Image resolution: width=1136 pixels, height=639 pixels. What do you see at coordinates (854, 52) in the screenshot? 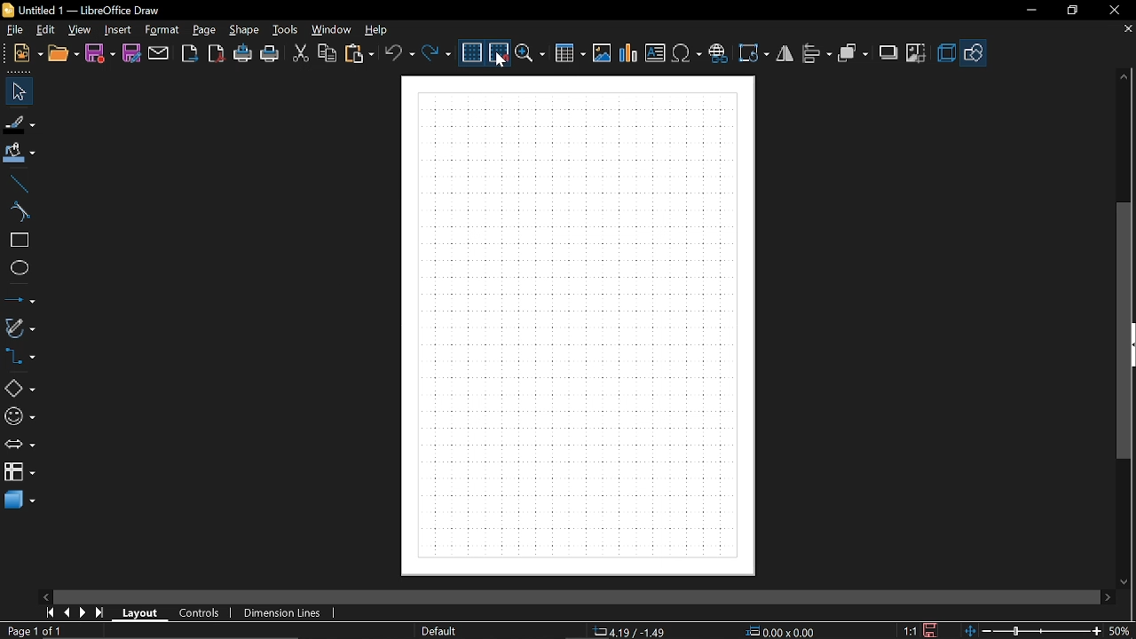
I see `arrange` at bounding box center [854, 52].